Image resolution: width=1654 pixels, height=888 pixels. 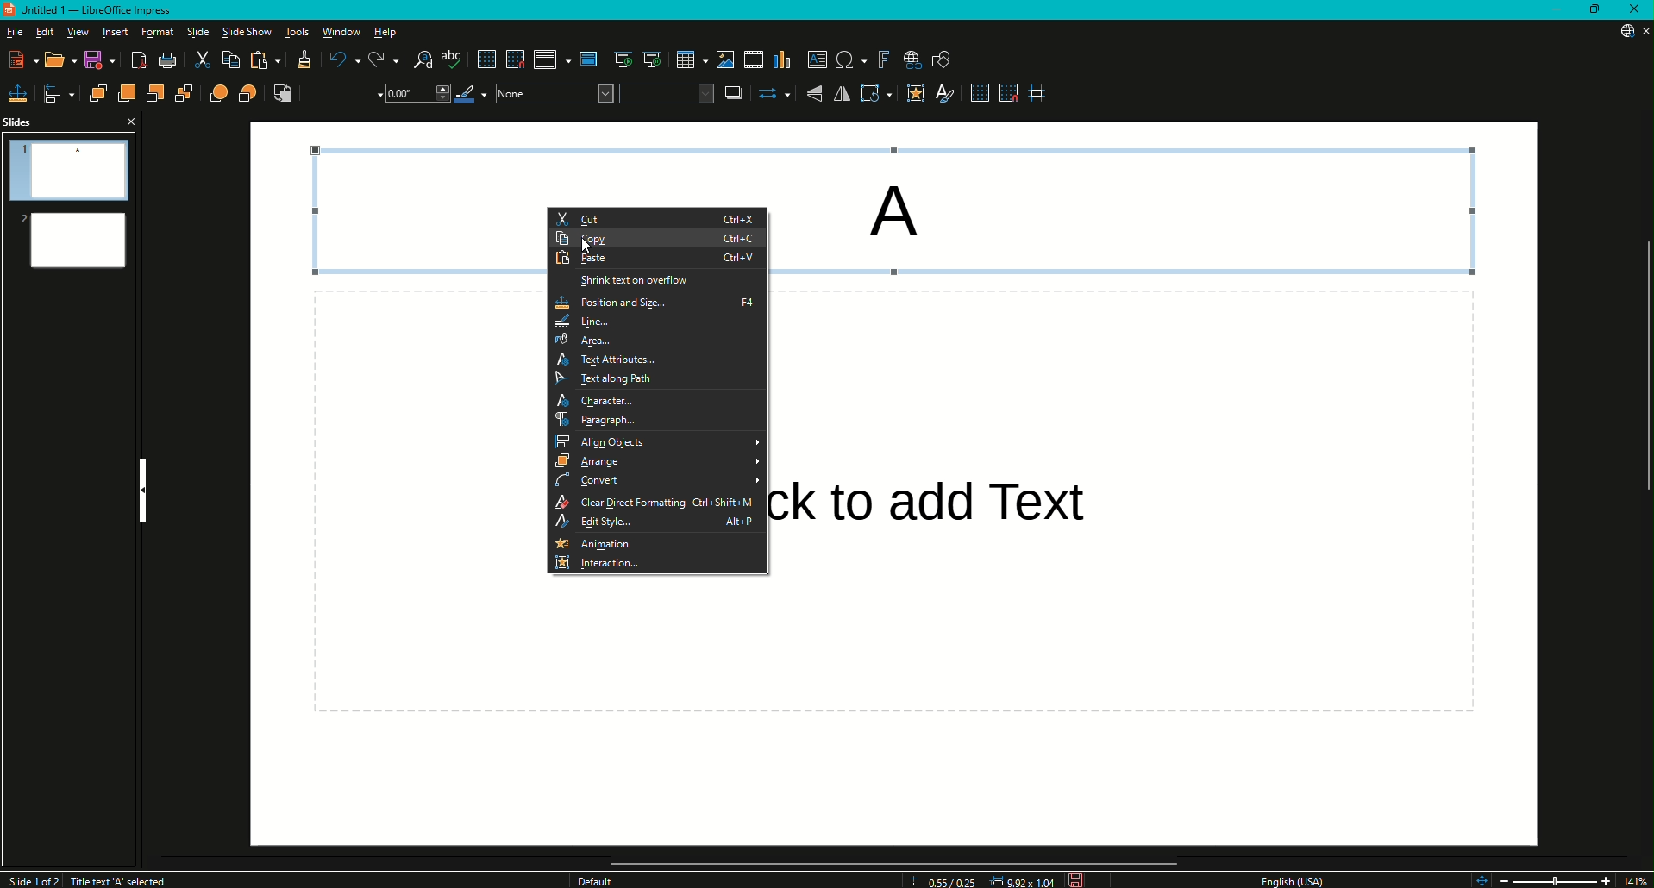 I want to click on Zoom controls, so click(x=1478, y=877).